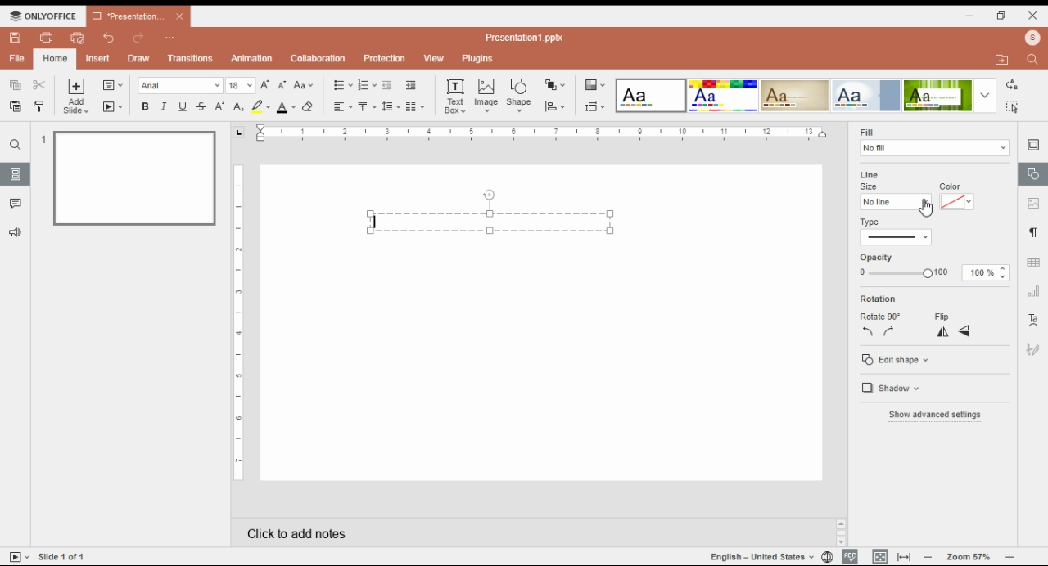  Describe the element at coordinates (493, 212) in the screenshot. I see `text box` at that location.